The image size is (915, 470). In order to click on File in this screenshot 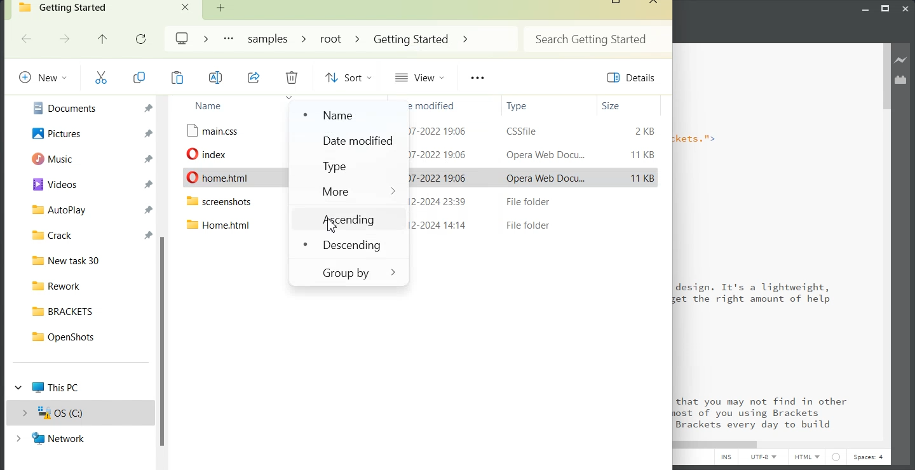, I will do `click(235, 178)`.